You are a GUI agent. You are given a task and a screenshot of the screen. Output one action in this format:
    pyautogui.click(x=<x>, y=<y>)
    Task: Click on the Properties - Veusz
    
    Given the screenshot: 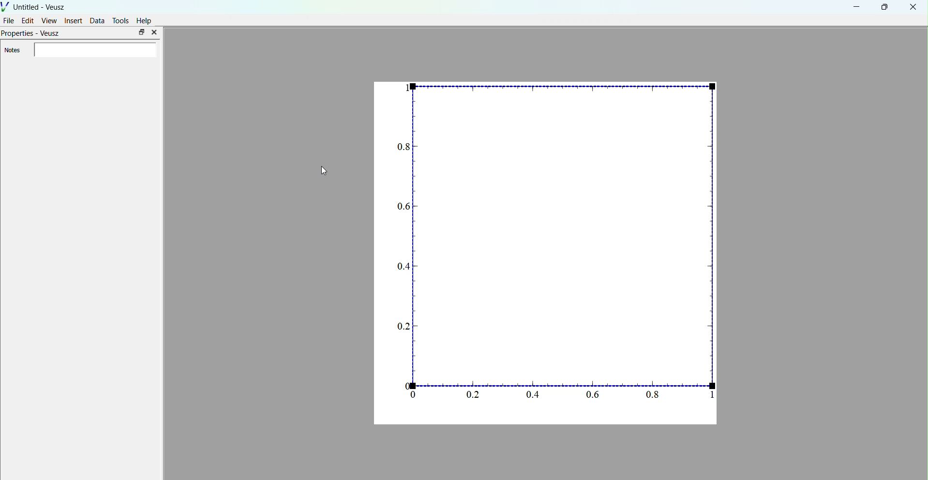 What is the action you would take?
    pyautogui.click(x=32, y=34)
    